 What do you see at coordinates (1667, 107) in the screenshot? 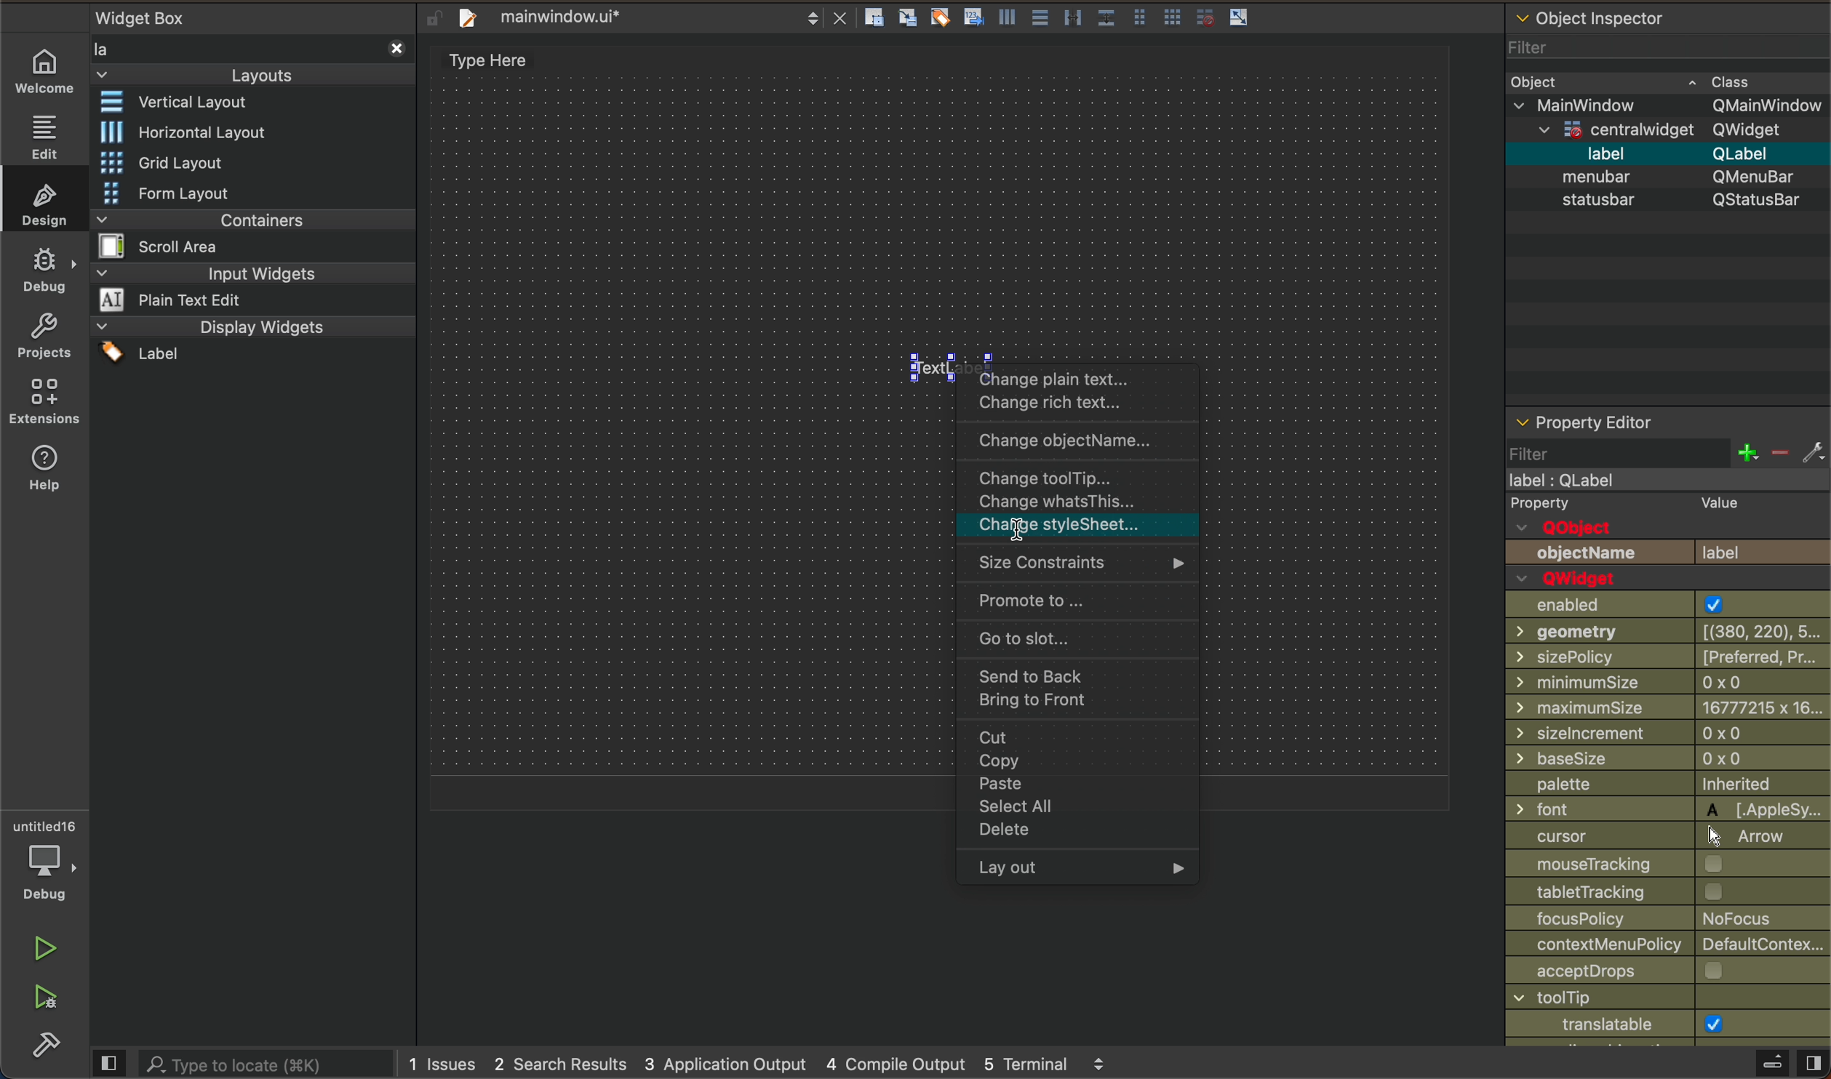
I see `main window` at bounding box center [1667, 107].